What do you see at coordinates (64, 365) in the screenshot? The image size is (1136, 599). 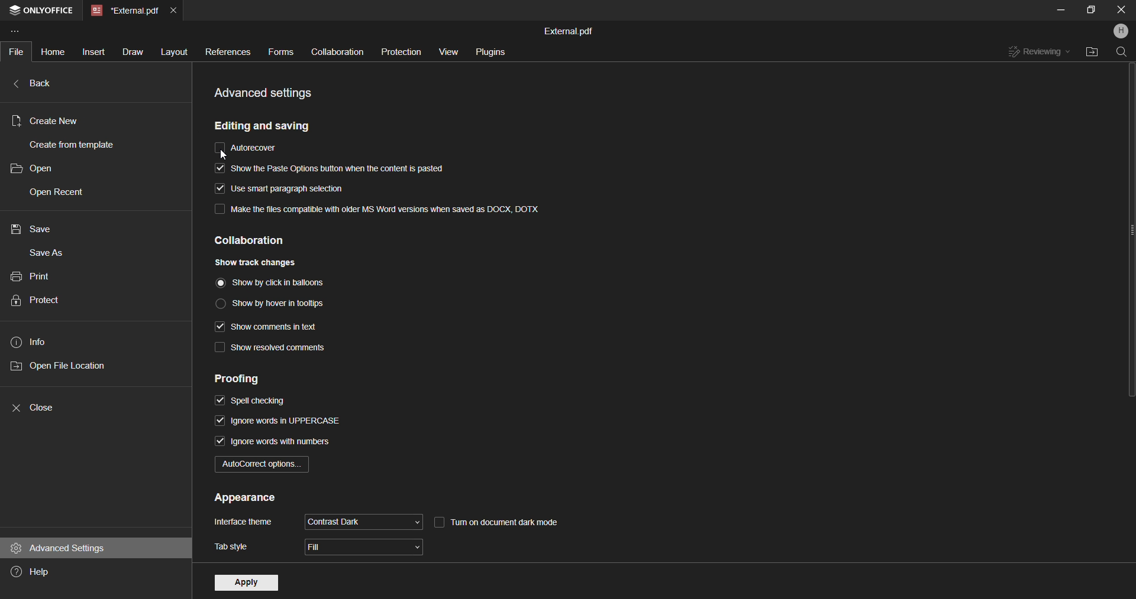 I see `open file location` at bounding box center [64, 365].